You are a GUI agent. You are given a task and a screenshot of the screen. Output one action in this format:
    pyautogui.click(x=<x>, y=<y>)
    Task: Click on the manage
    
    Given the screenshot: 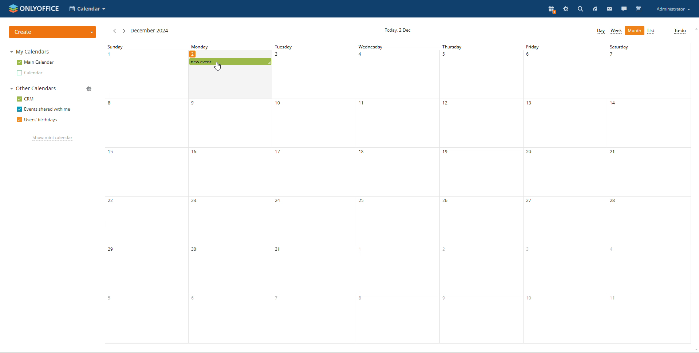 What is the action you would take?
    pyautogui.click(x=89, y=89)
    